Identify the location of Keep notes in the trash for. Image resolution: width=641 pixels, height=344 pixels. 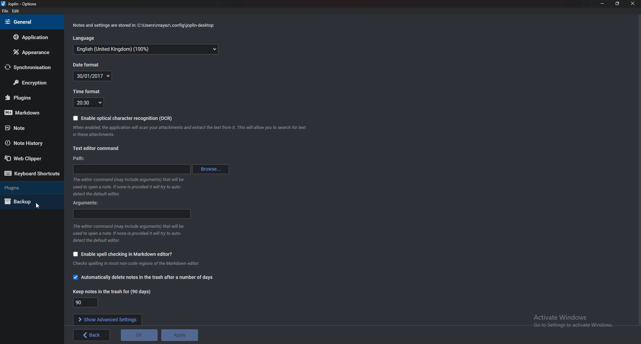
(86, 303).